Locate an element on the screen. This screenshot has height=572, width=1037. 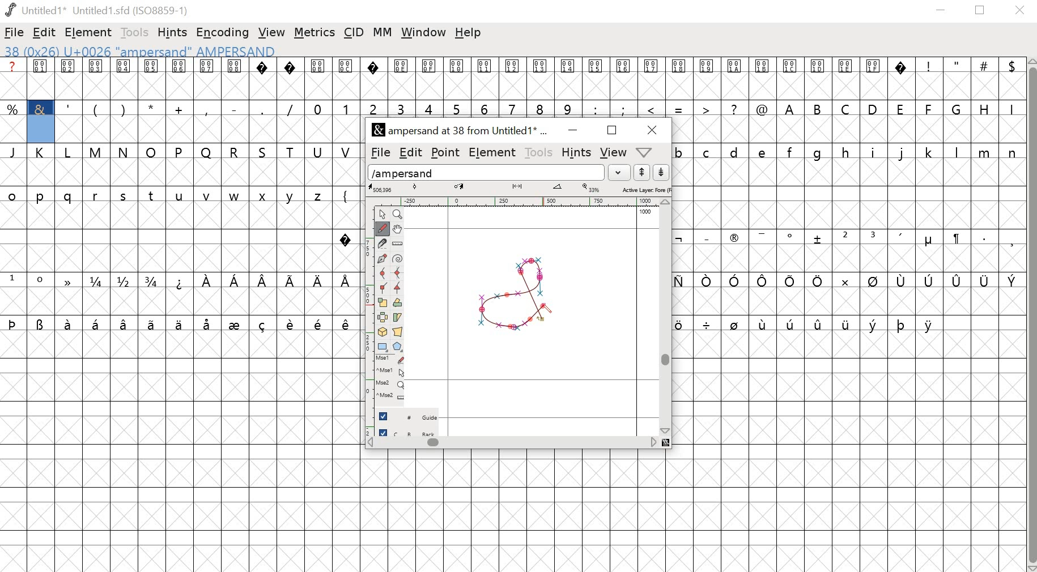
, is located at coordinates (207, 109).